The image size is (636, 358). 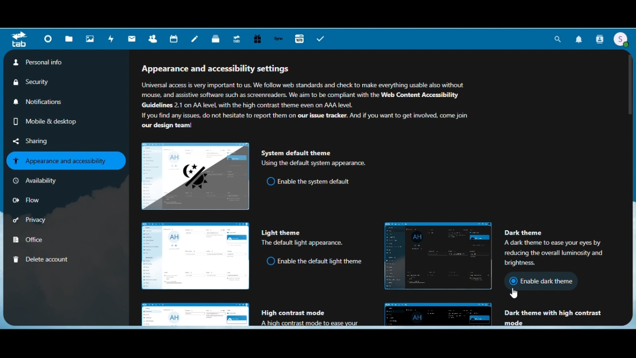 I want to click on Light theme , so click(x=253, y=254).